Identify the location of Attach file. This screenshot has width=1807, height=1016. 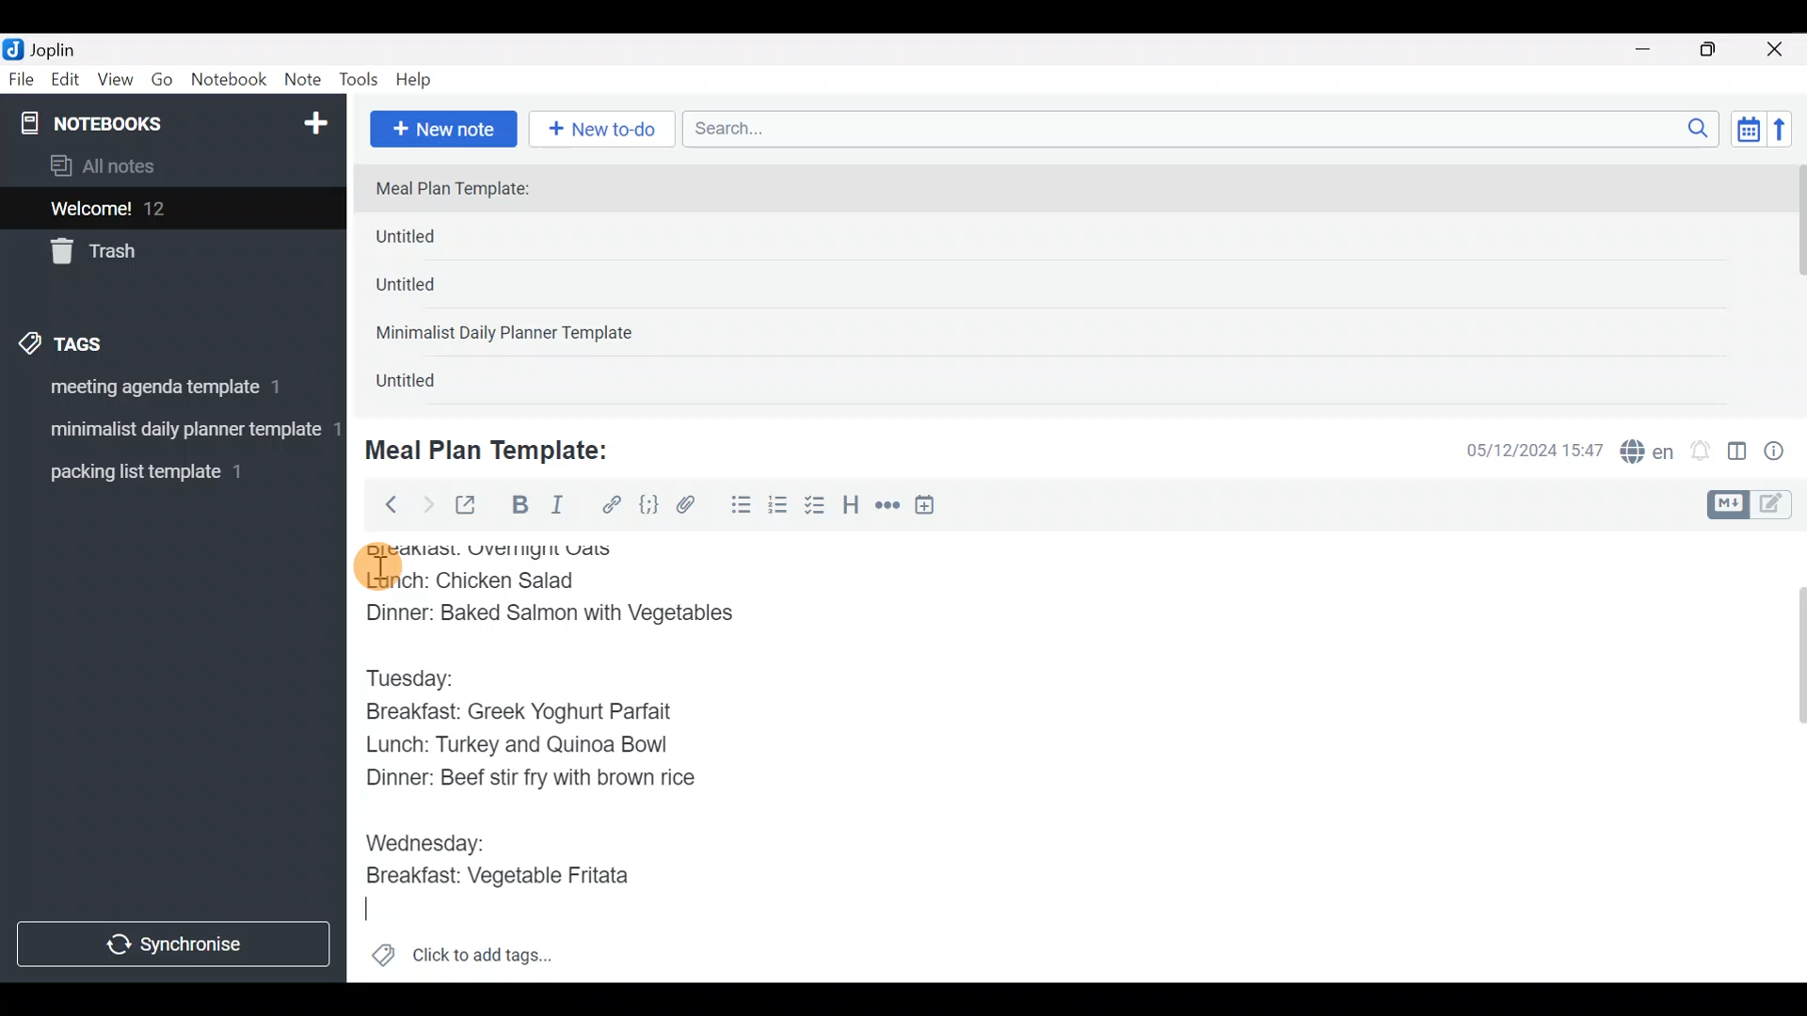
(692, 507).